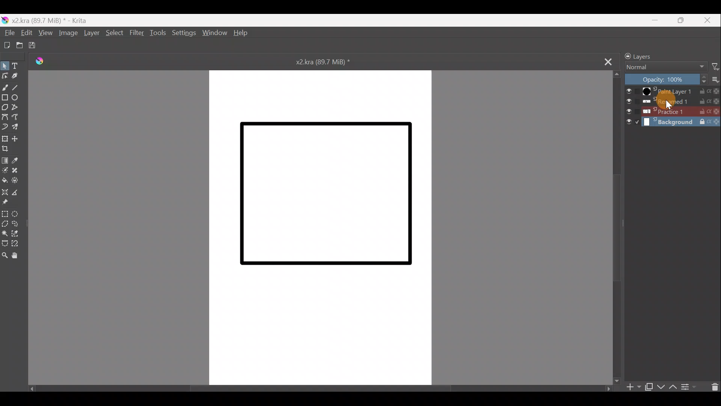 This screenshot has height=406, width=721. Describe the element at coordinates (714, 80) in the screenshot. I see `More` at that location.